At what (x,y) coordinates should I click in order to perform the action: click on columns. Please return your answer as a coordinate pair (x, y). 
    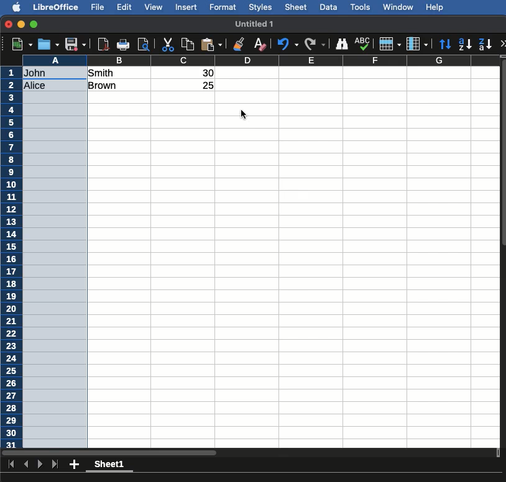
    Looking at the image, I should click on (292, 61).